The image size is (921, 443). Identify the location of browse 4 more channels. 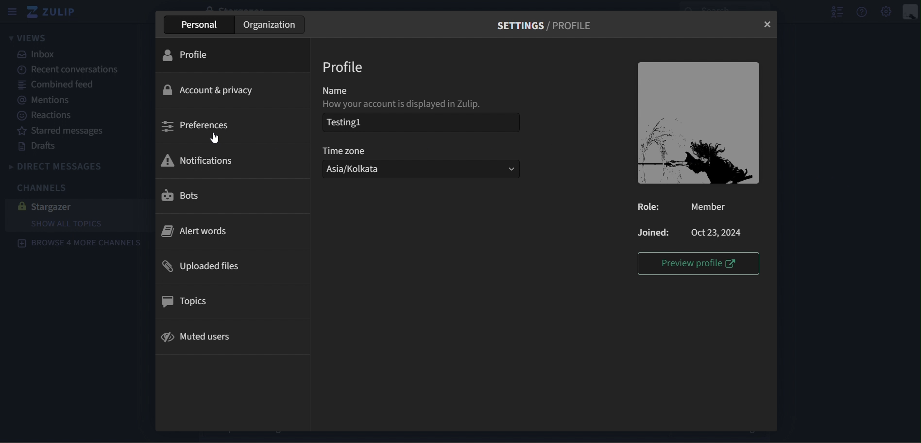
(80, 244).